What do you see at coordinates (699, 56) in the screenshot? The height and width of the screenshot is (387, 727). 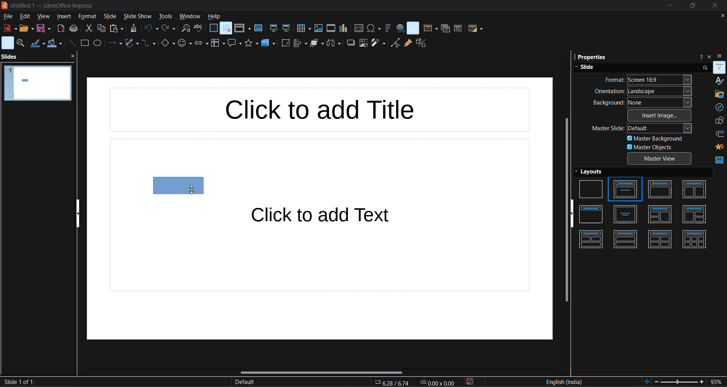 I see `help about sidebar` at bounding box center [699, 56].